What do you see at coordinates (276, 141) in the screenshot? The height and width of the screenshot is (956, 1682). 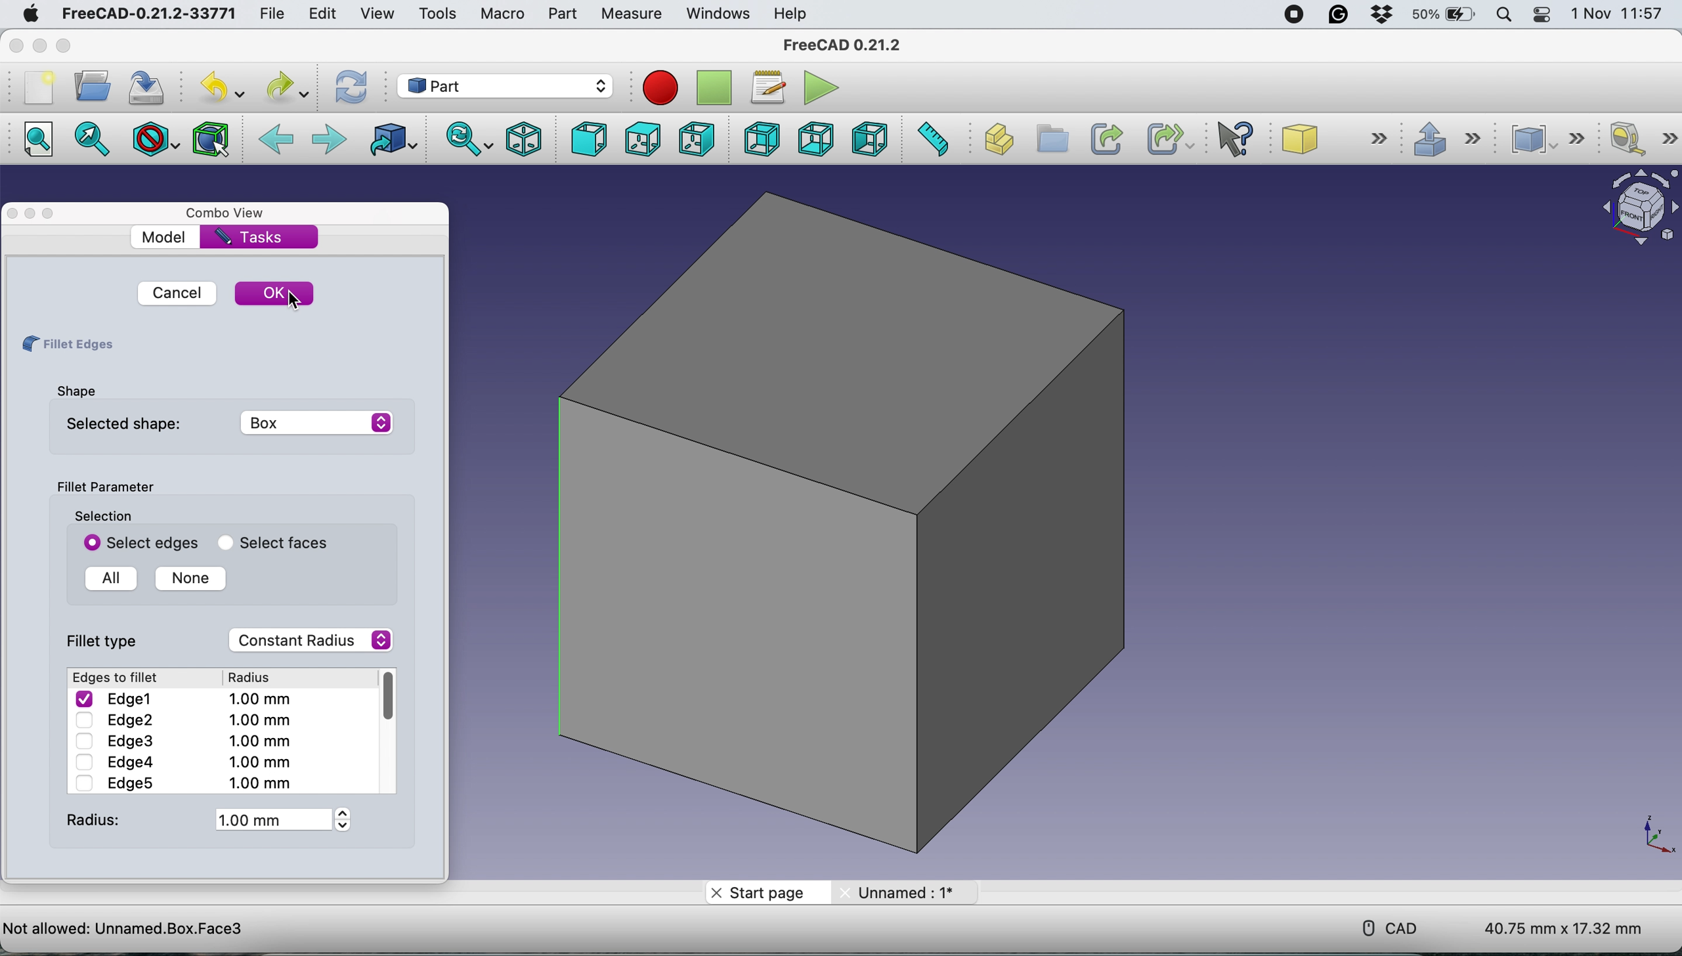 I see `backward` at bounding box center [276, 141].